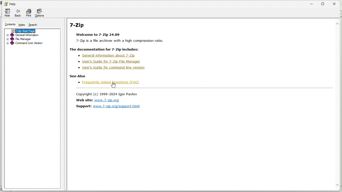 This screenshot has width=342, height=192. I want to click on 7-Zip

Welcome to 7-Zip 24.09

7-Zip is a file archiver with a high compression ratio.
The documentation for 7-Zip includes:, so click(115, 36).